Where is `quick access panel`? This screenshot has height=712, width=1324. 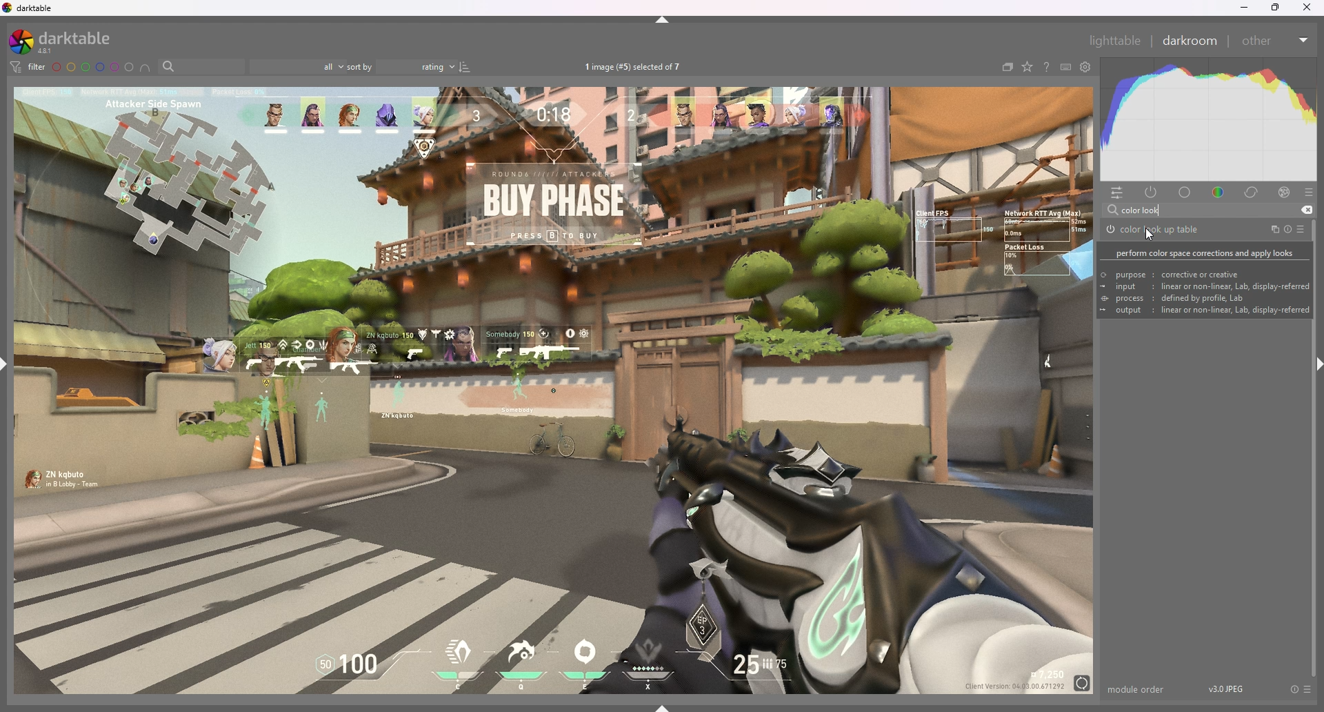
quick access panel is located at coordinates (1116, 194).